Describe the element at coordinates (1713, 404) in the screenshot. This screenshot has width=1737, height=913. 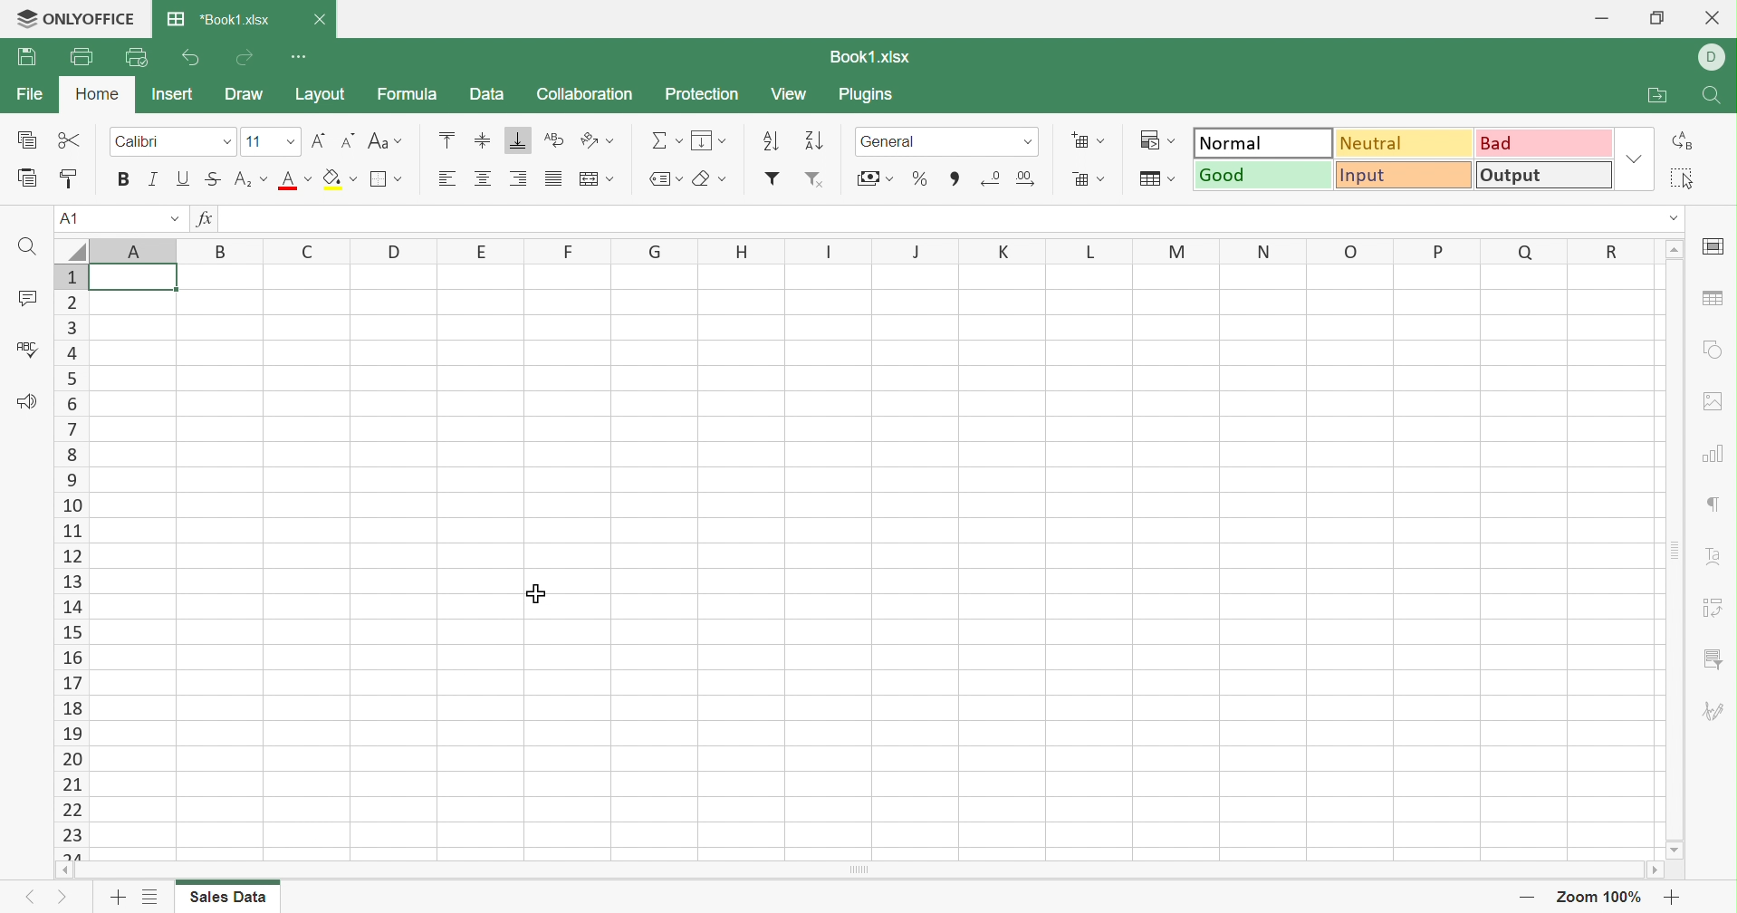
I see `Image settings` at that location.